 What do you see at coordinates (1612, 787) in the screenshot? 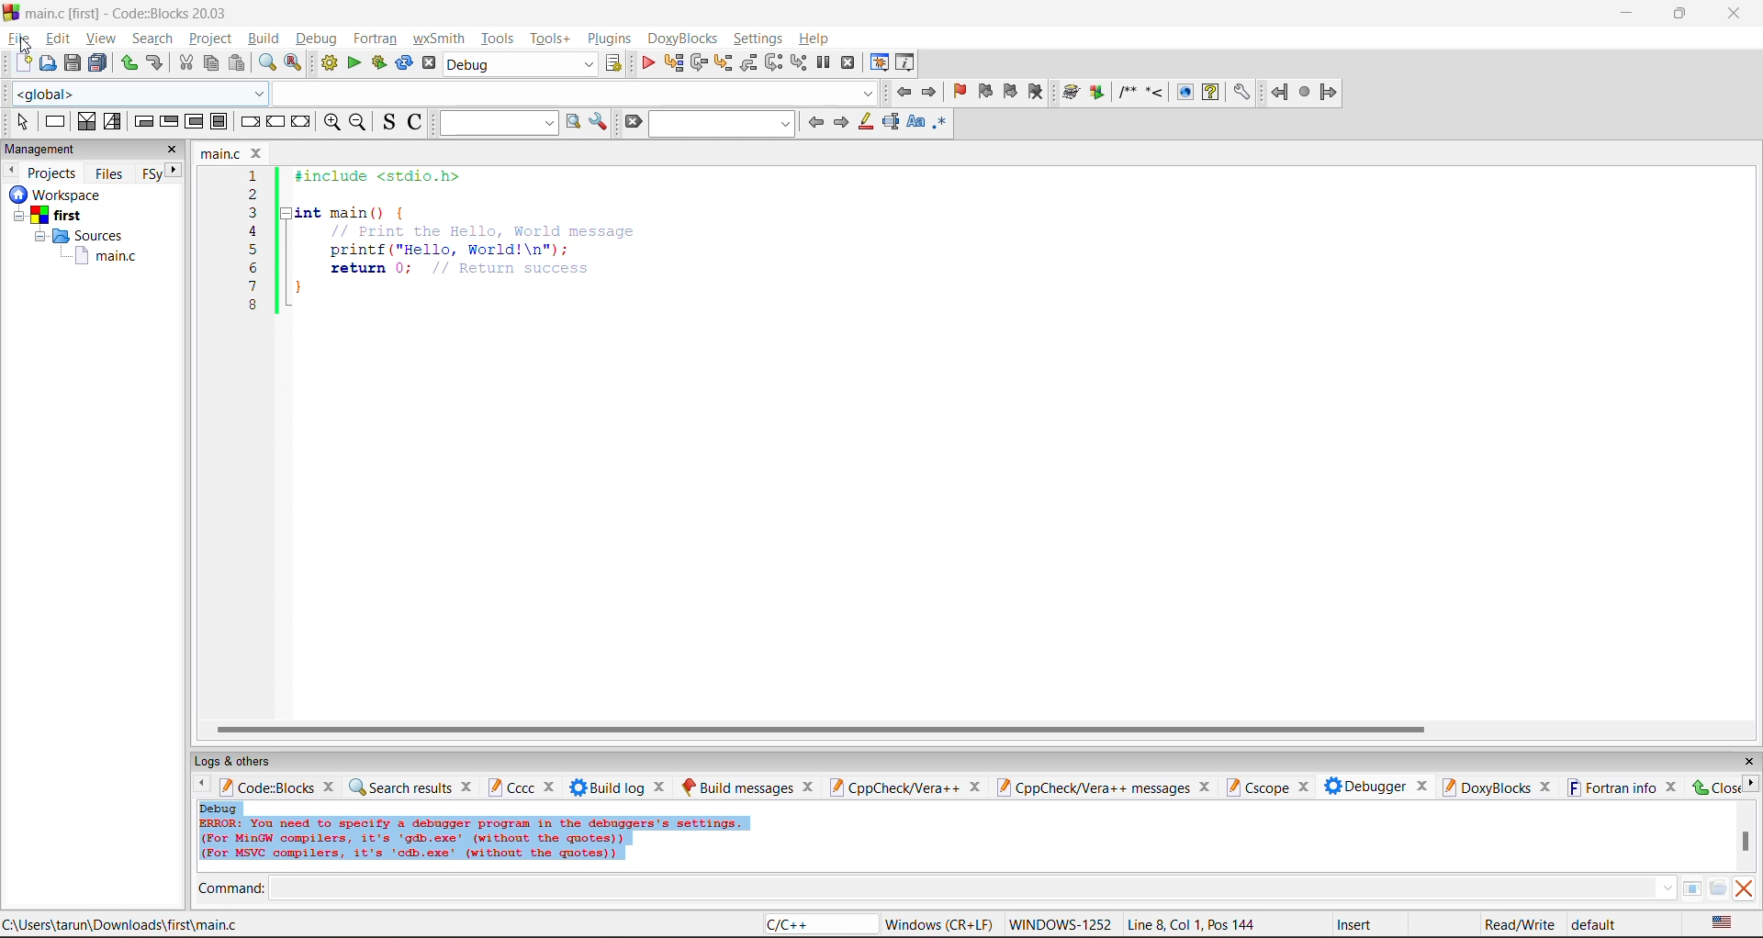
I see `fortran info` at bounding box center [1612, 787].